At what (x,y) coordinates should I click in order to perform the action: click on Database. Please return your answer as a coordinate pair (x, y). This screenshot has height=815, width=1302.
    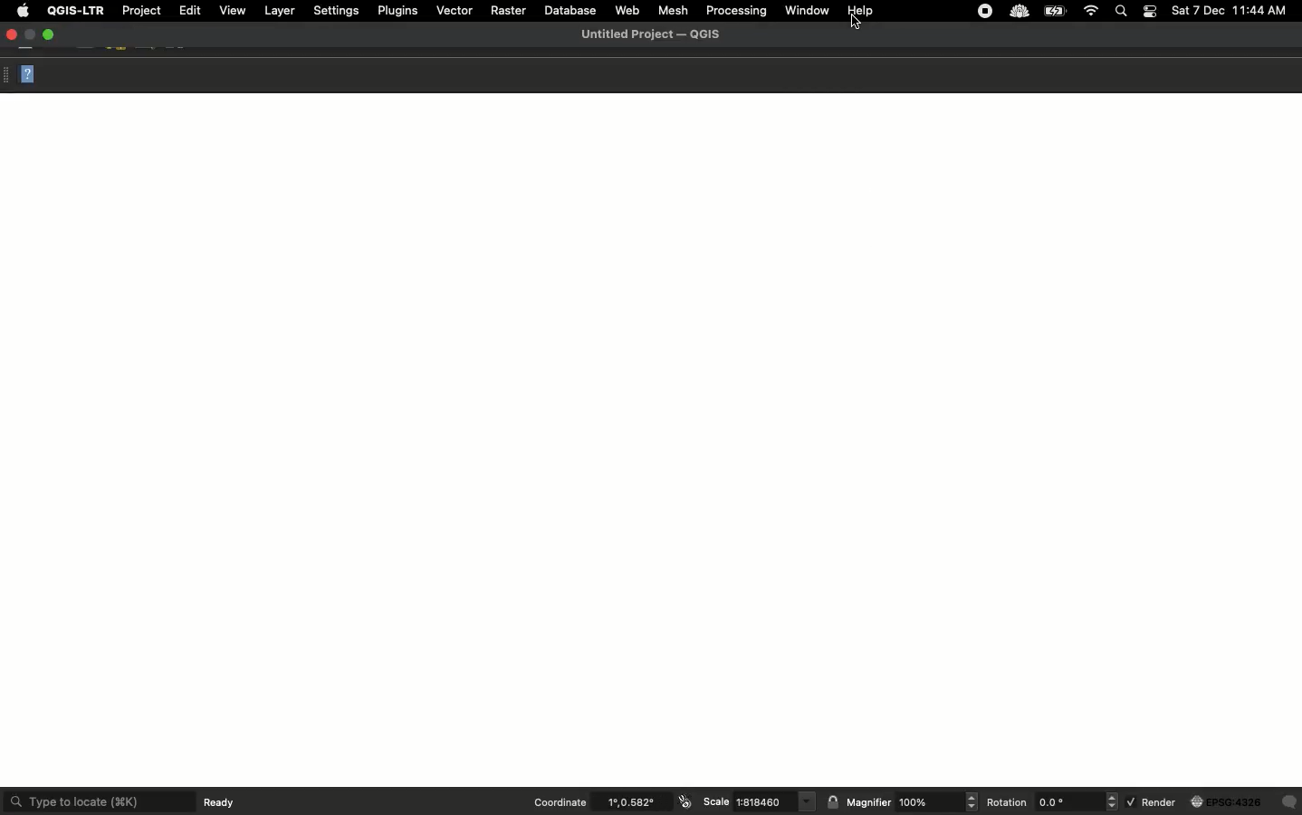
    Looking at the image, I should click on (571, 9).